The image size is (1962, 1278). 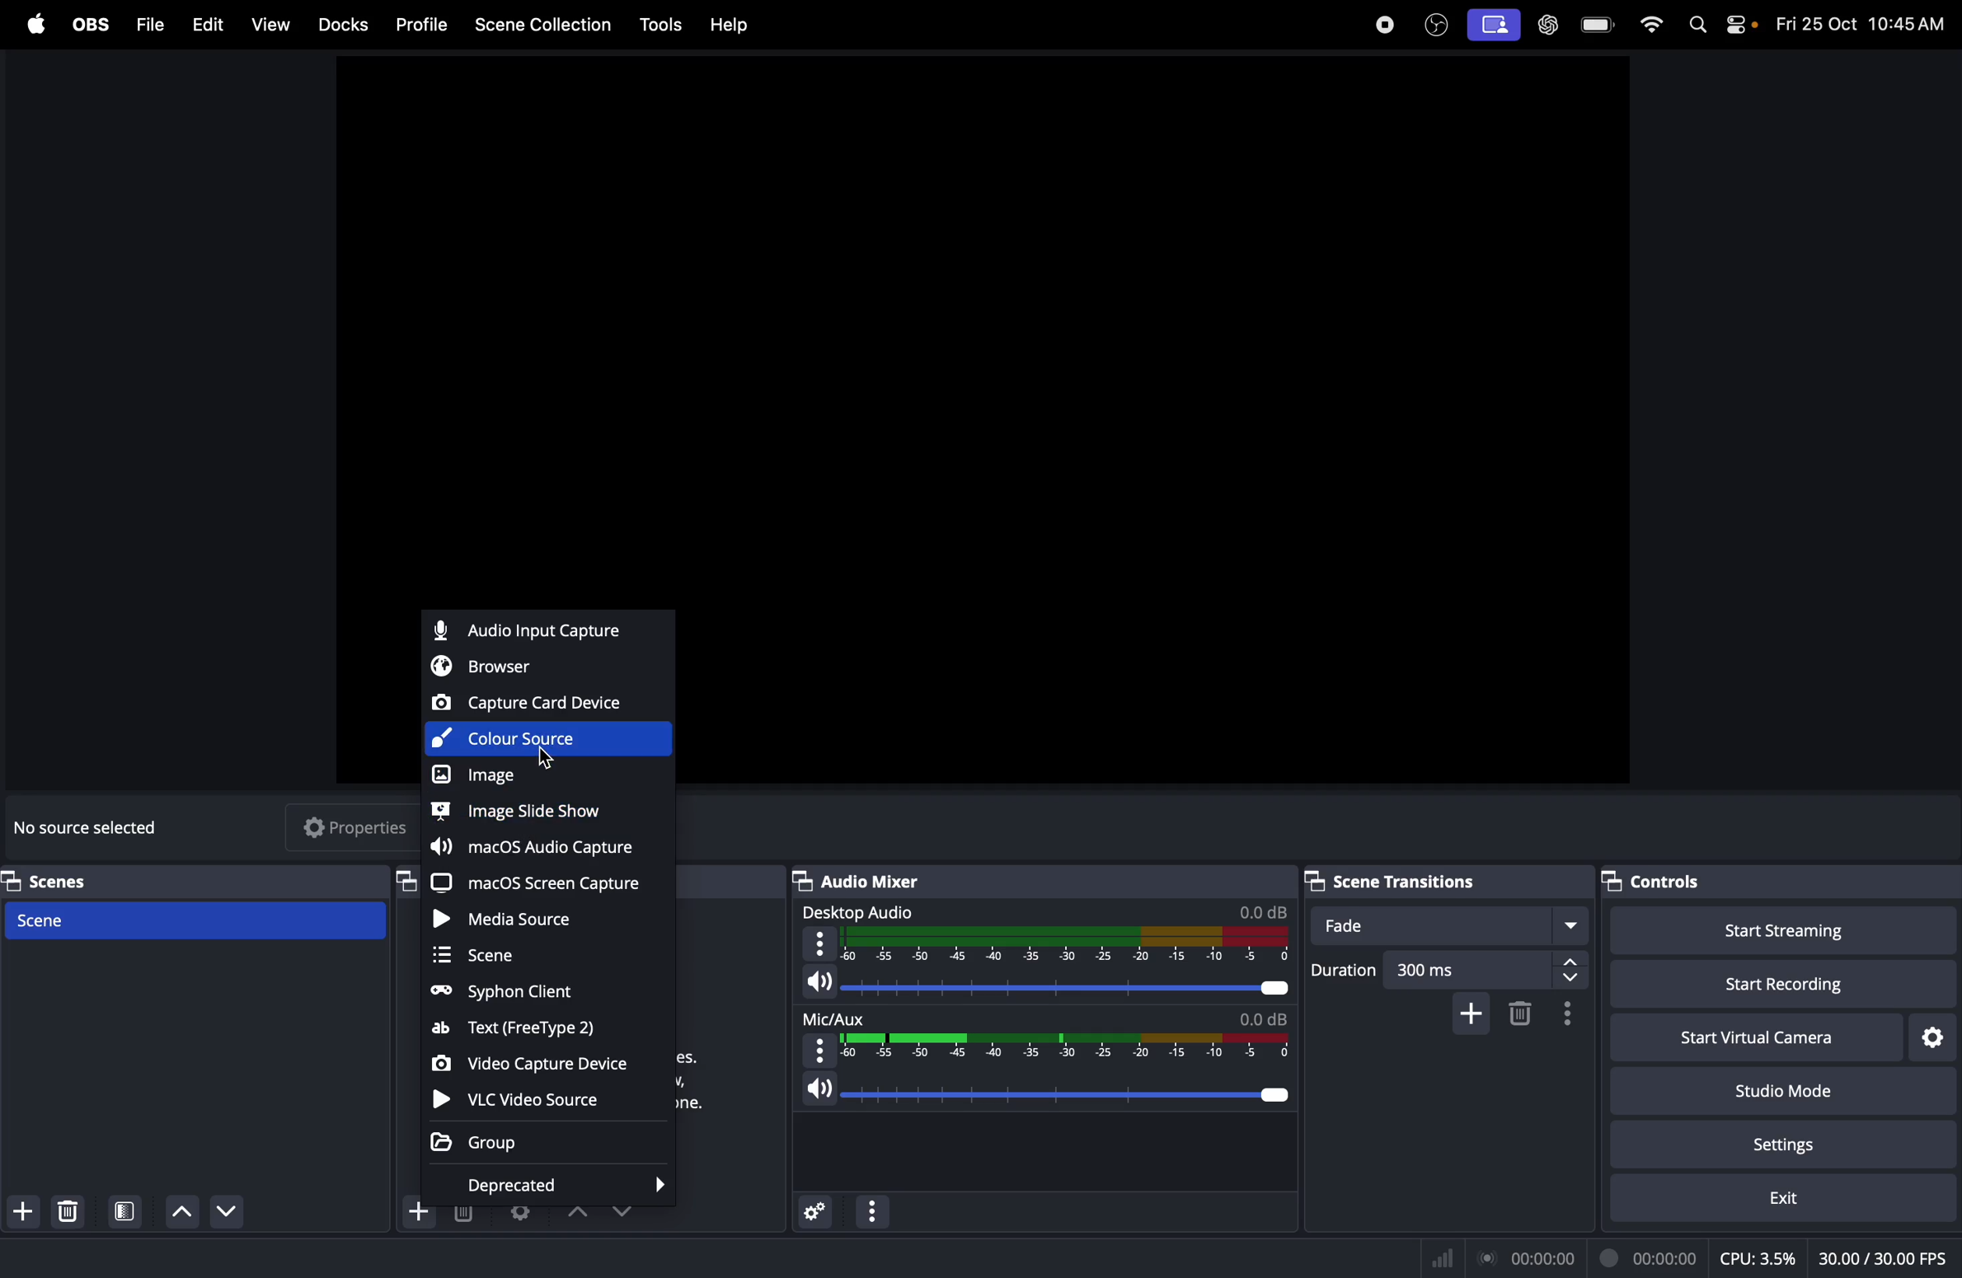 What do you see at coordinates (519, 1215) in the screenshot?
I see `open source properties` at bounding box center [519, 1215].